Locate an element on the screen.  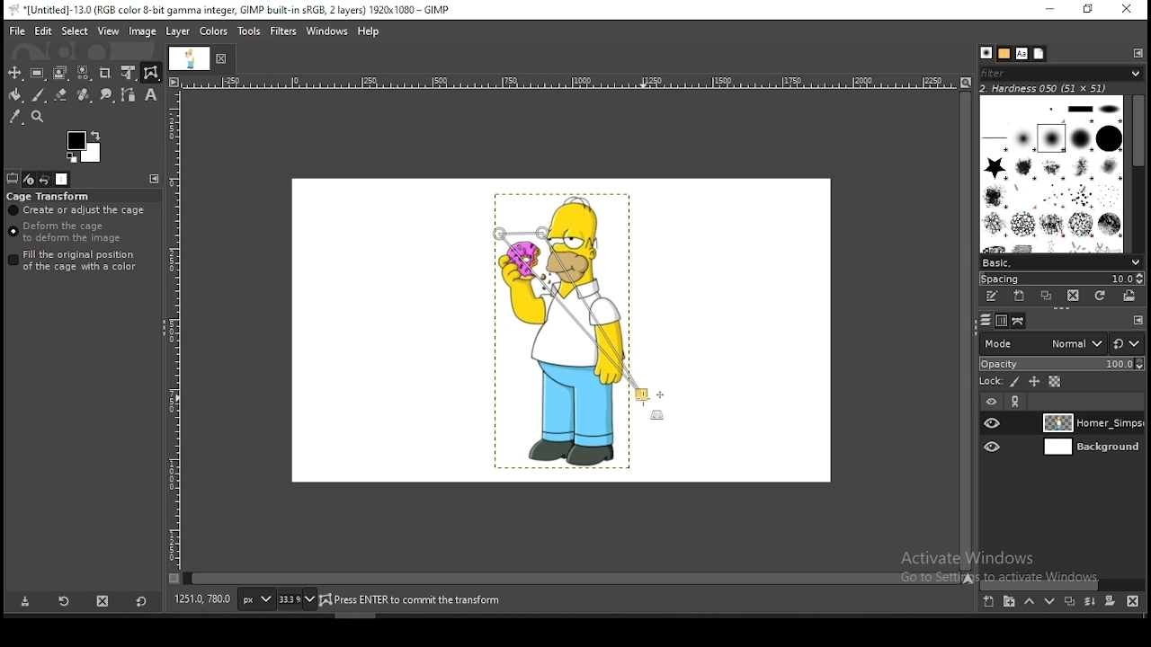
create a new brush is located at coordinates (1022, 297).